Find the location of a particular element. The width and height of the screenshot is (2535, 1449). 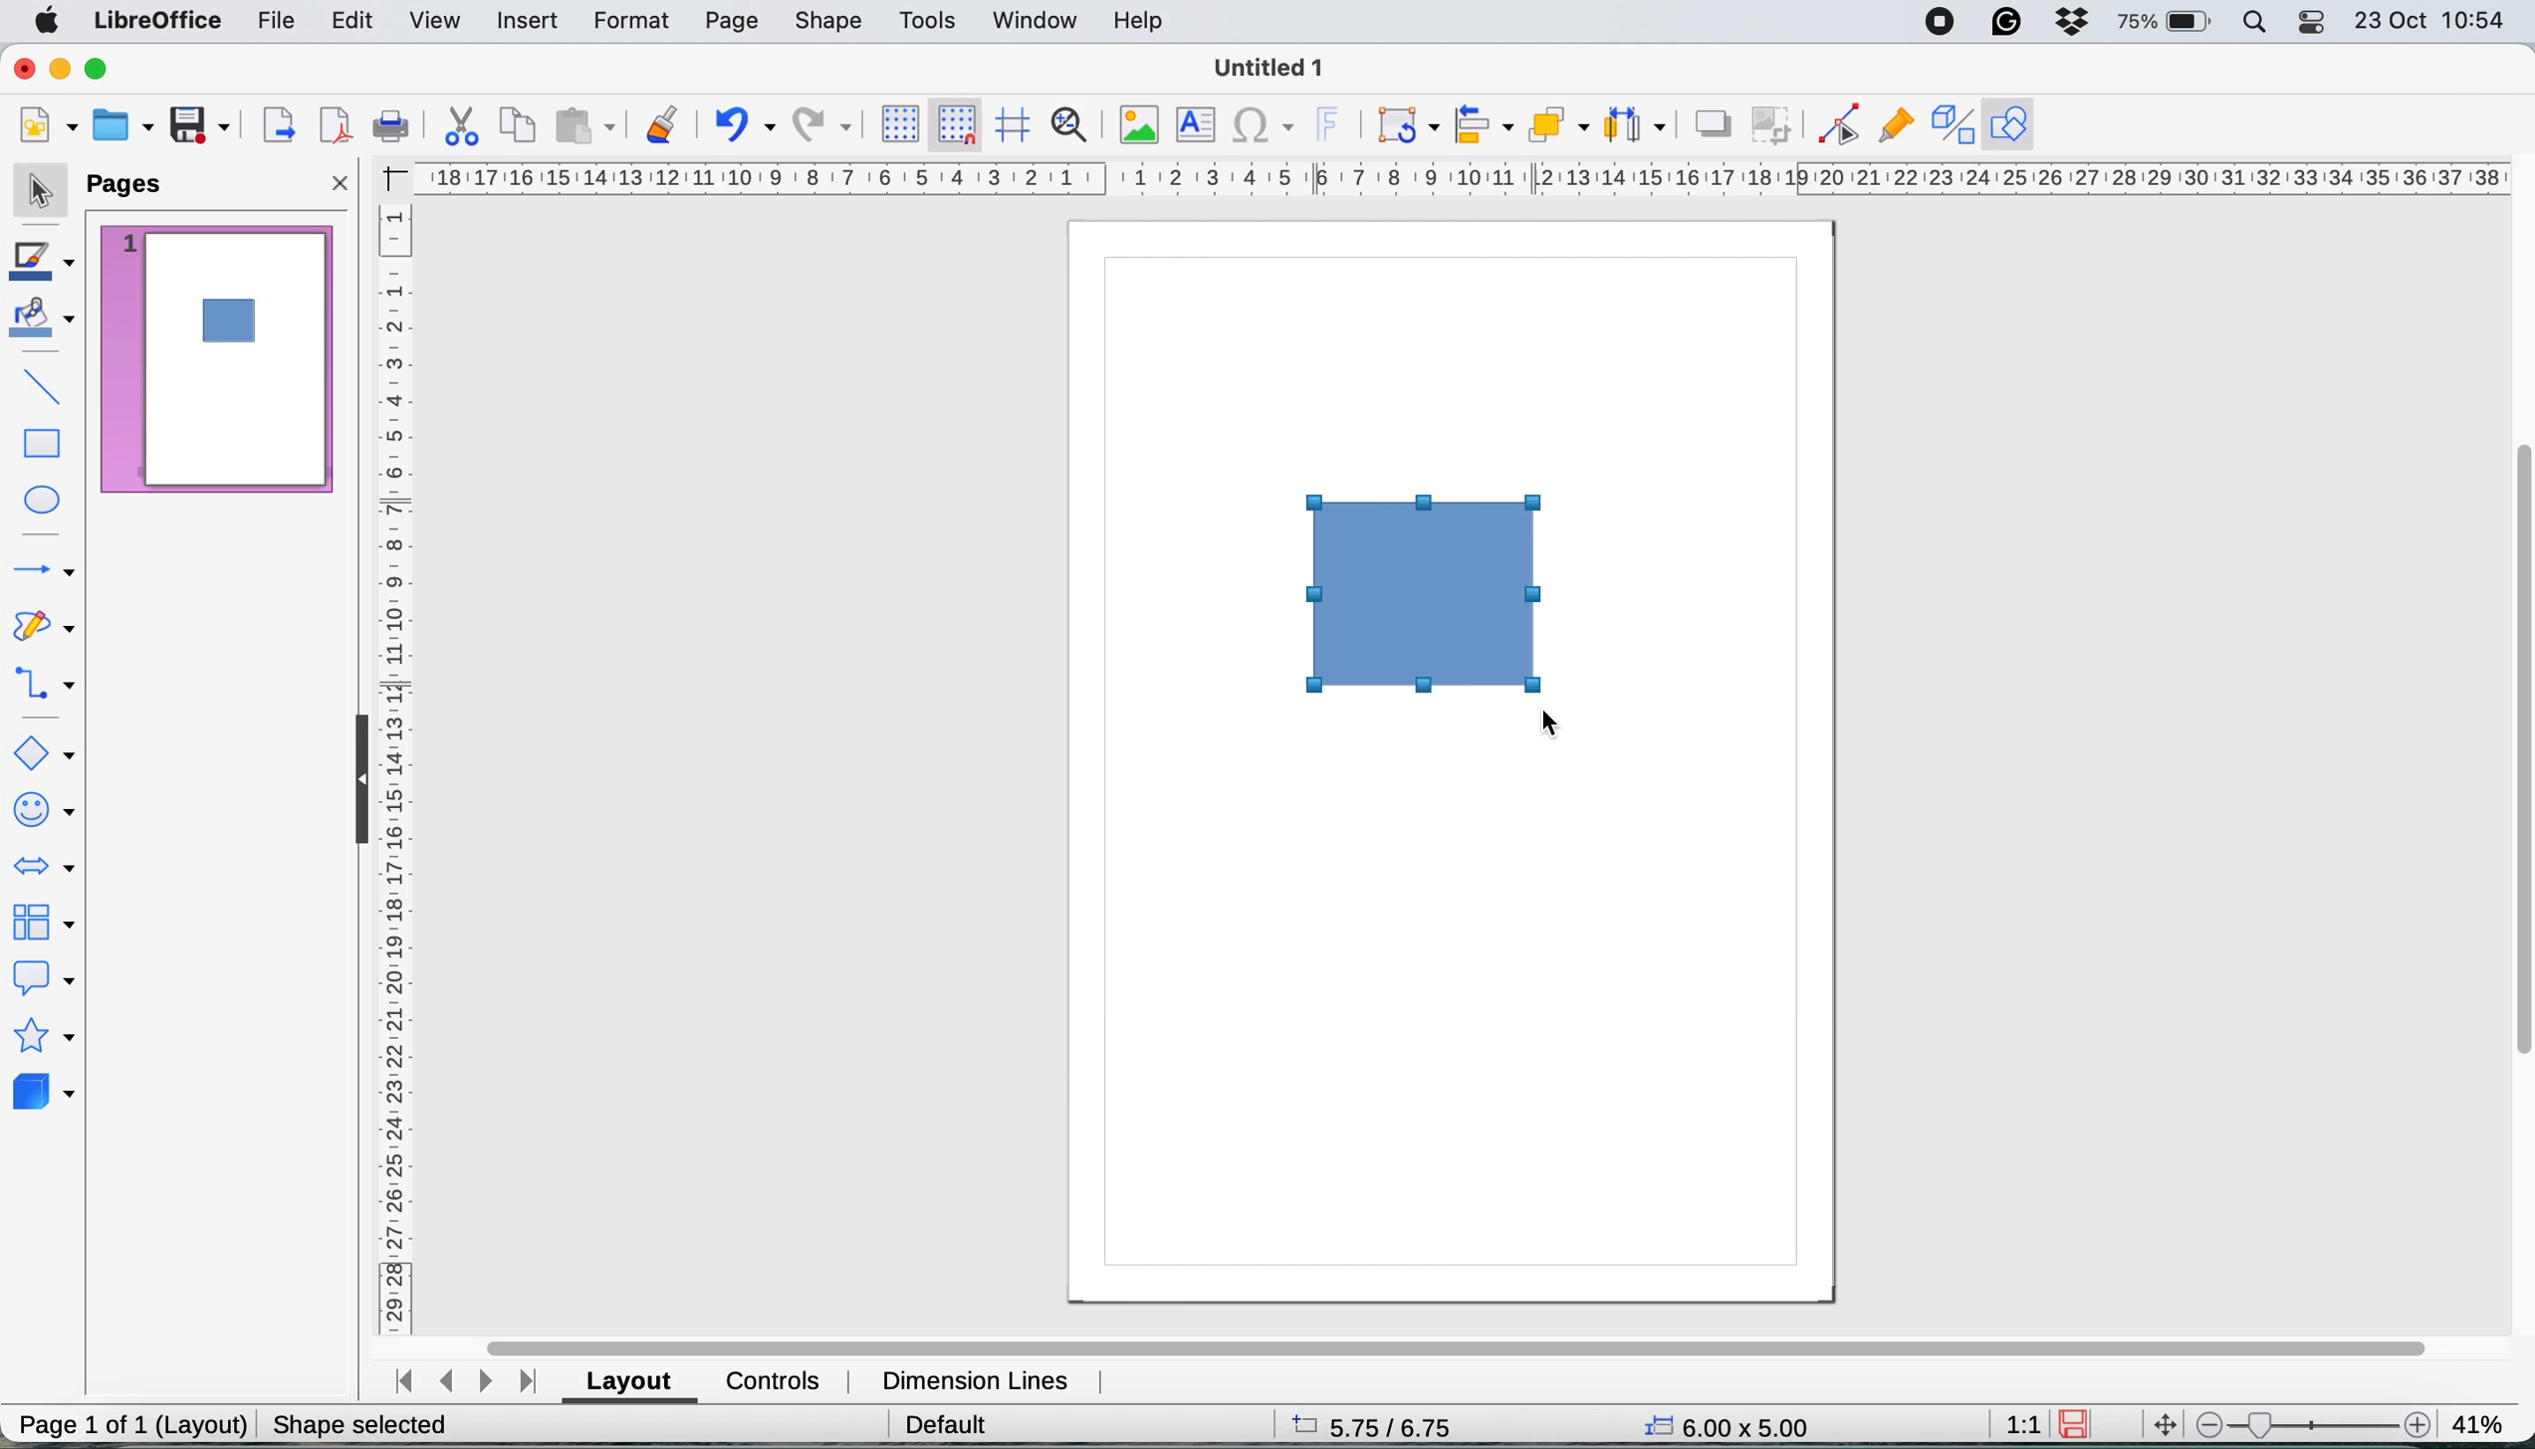

finished rectangle is located at coordinates (1428, 593).